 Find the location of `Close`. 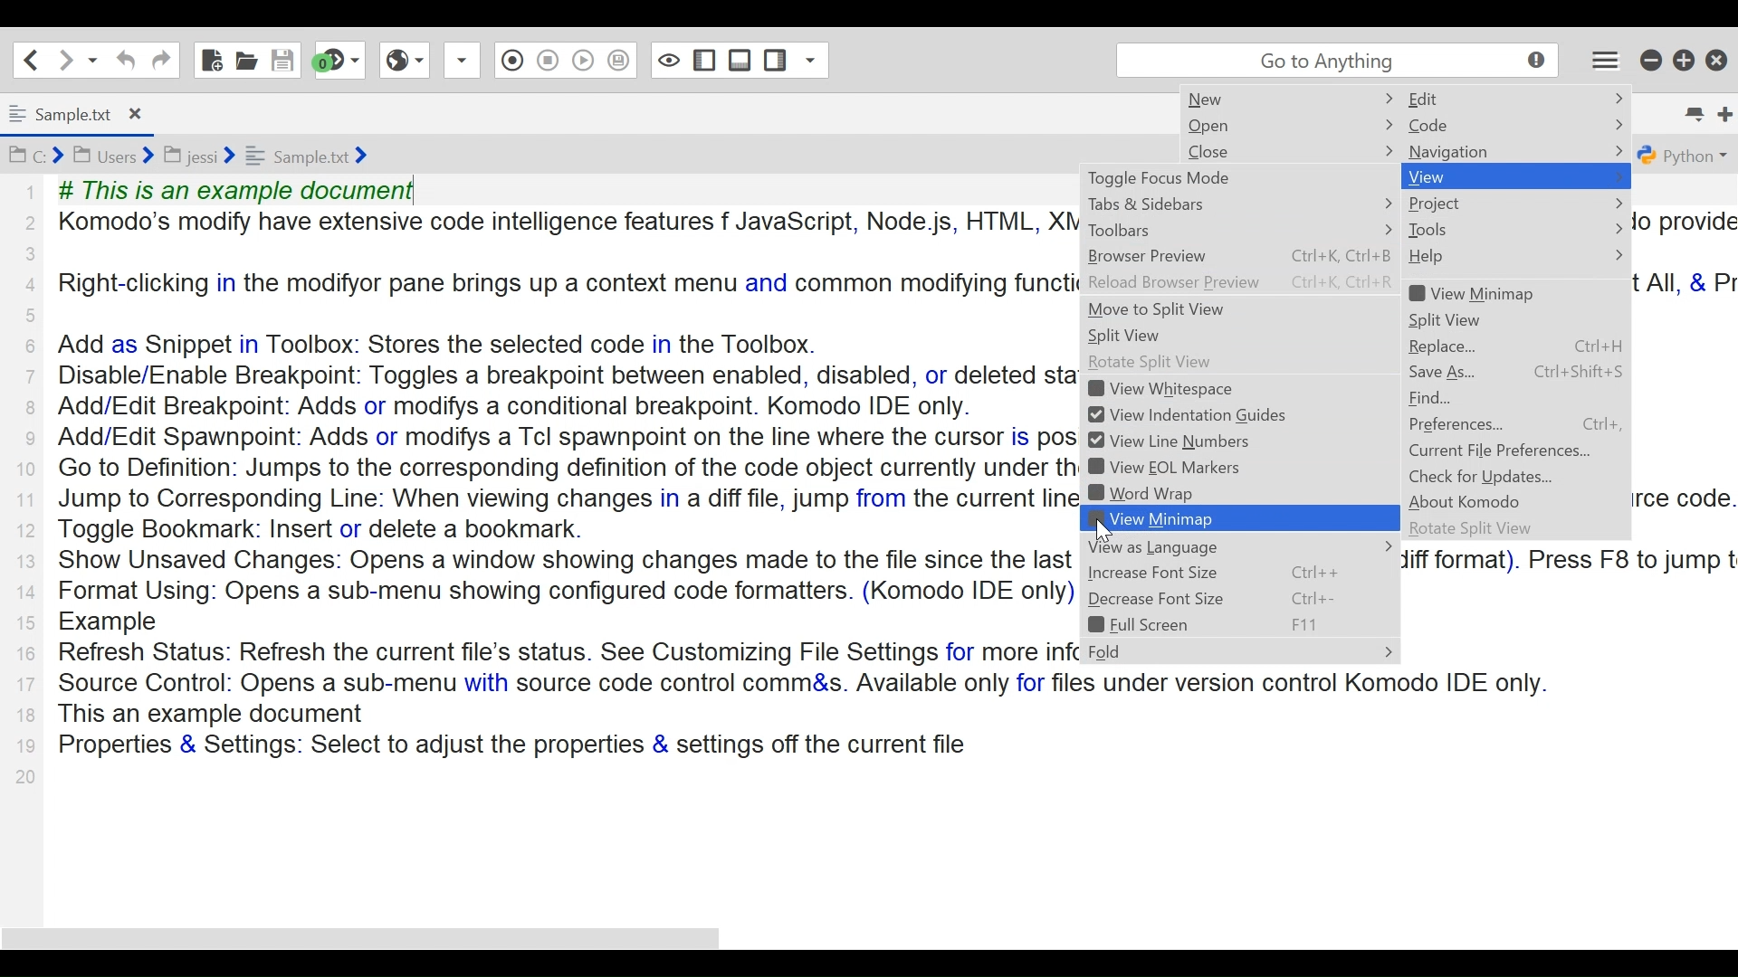

Close is located at coordinates (1227, 151).